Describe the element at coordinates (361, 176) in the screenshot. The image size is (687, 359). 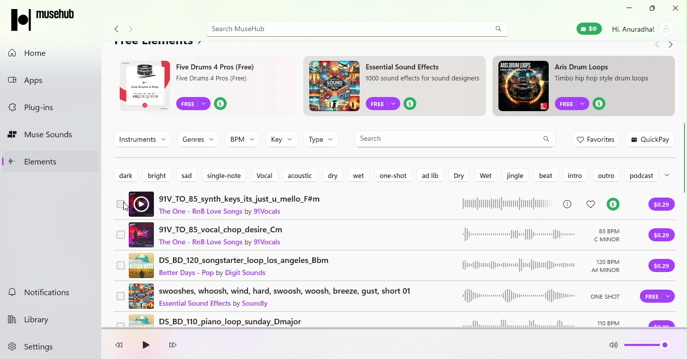
I see `Wet` at that location.